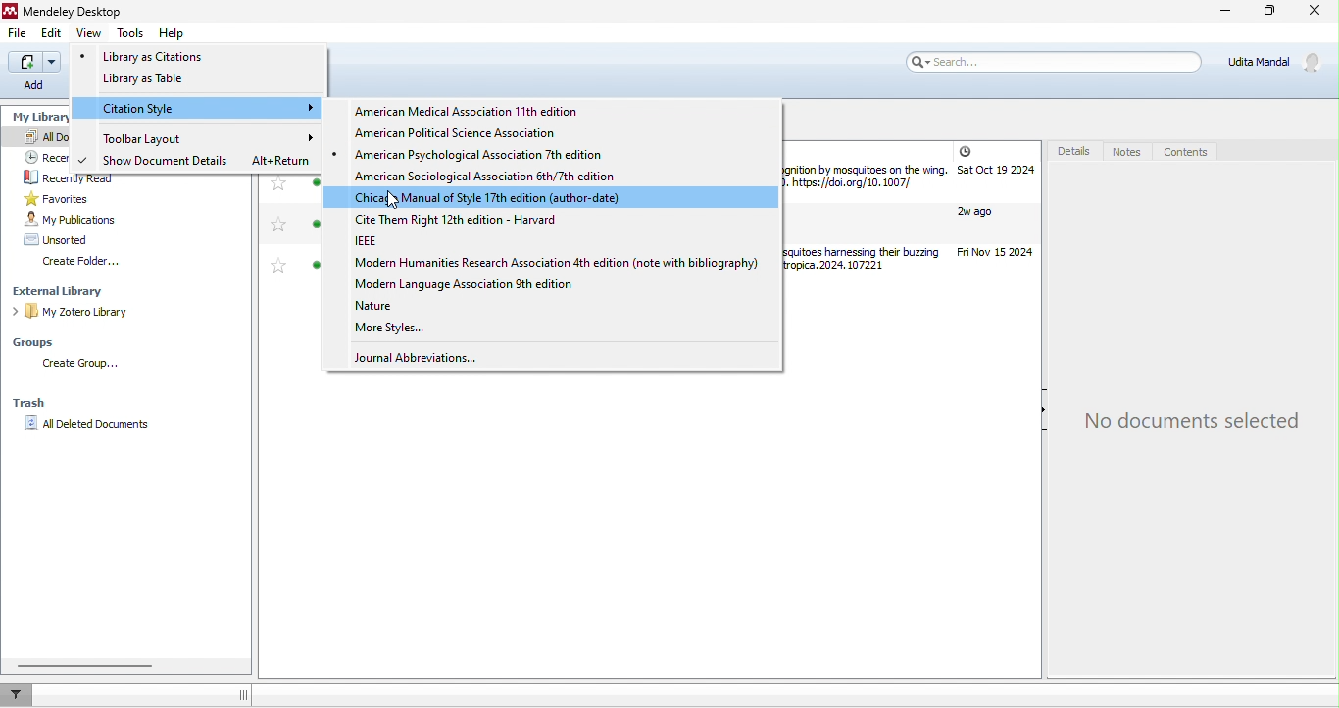 The width and height of the screenshot is (1339, 708). I want to click on cursor movement, so click(399, 202).